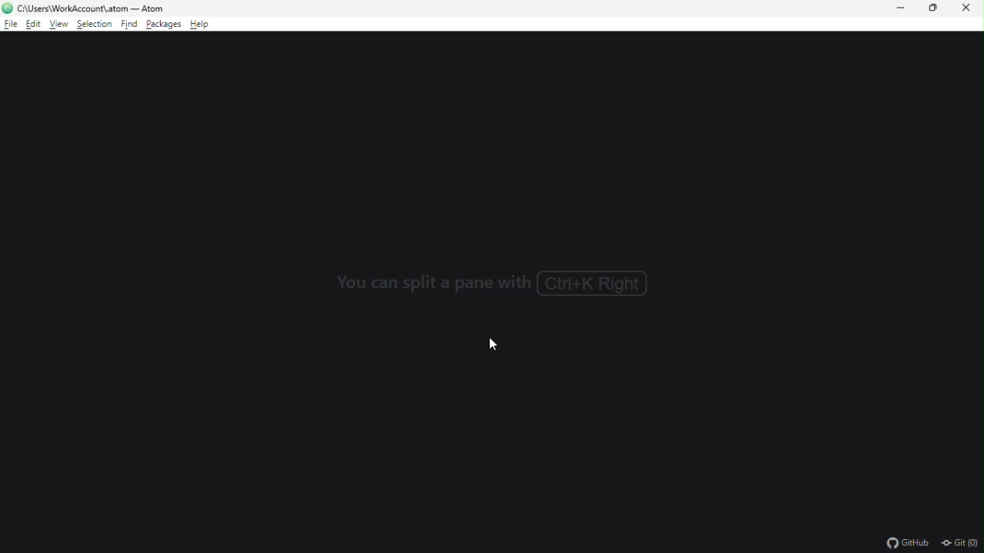 Image resolution: width=984 pixels, height=553 pixels. I want to click on edit, so click(34, 25).